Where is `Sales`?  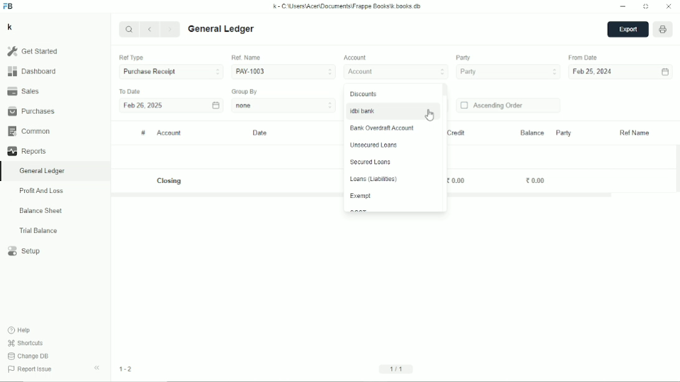
Sales is located at coordinates (23, 90).